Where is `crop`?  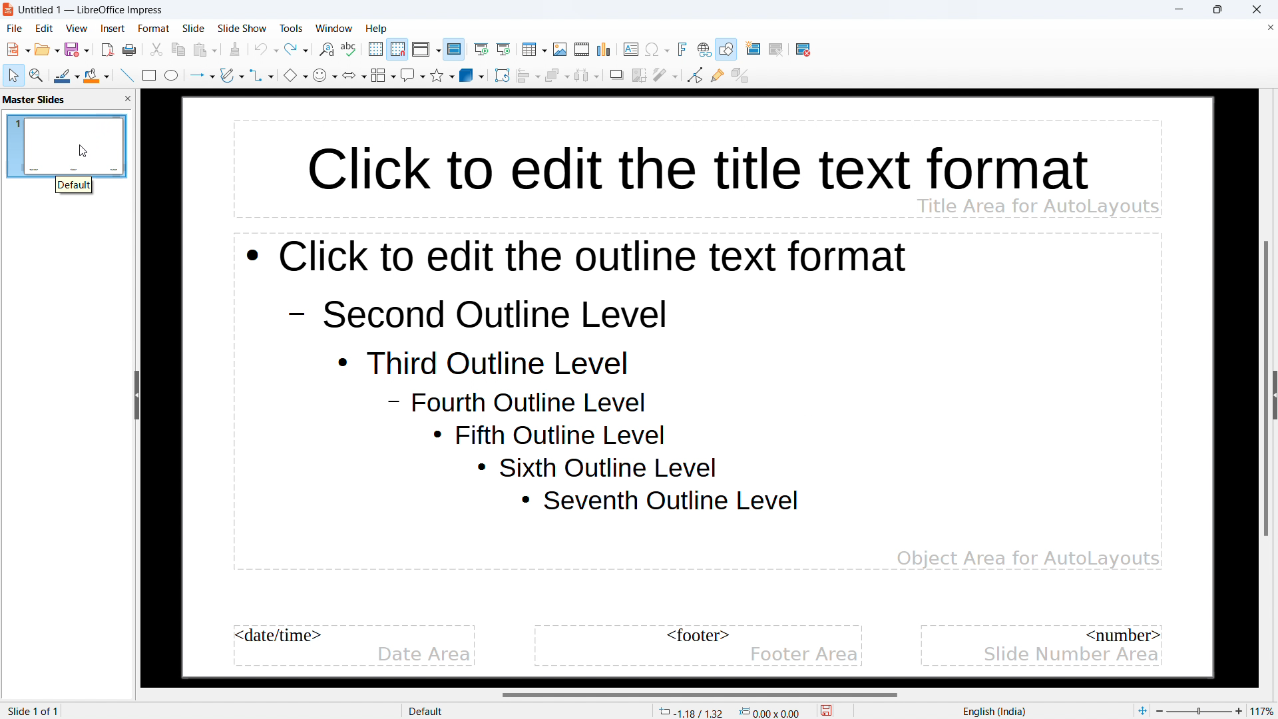
crop is located at coordinates (640, 75).